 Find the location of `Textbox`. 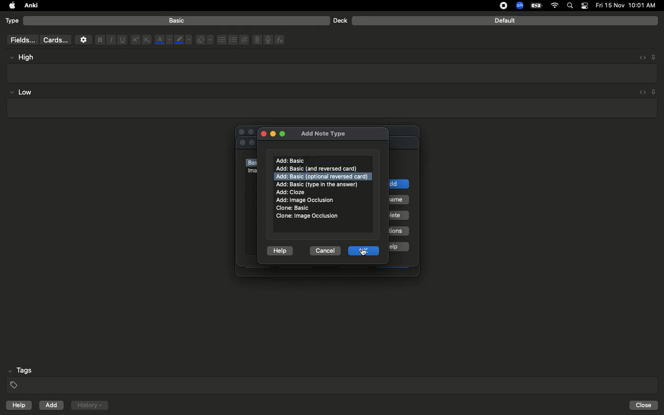

Textbox is located at coordinates (331, 108).